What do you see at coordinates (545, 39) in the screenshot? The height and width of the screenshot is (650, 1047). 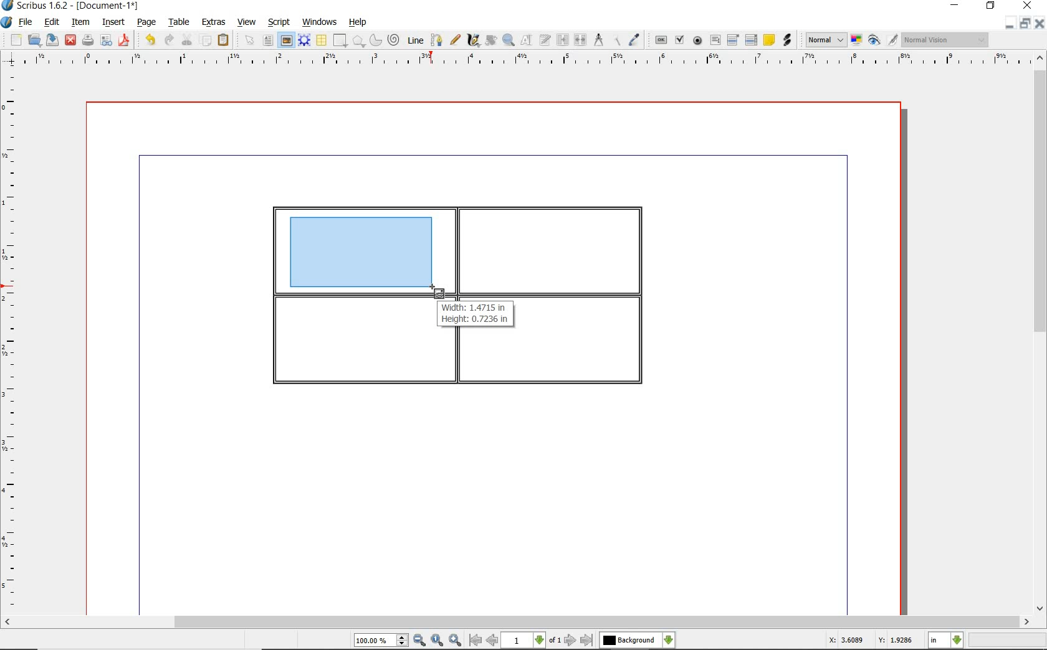 I see `edit text with story editor` at bounding box center [545, 39].